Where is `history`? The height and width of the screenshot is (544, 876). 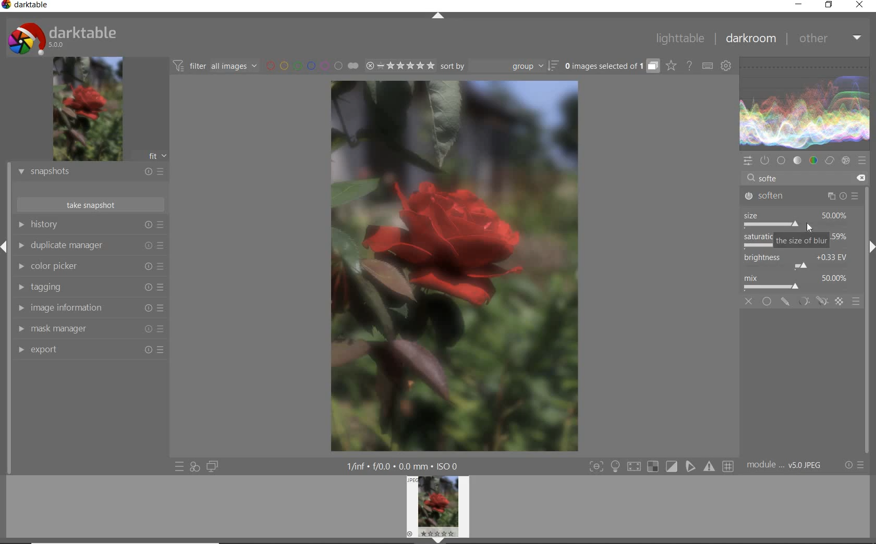
history is located at coordinates (89, 226).